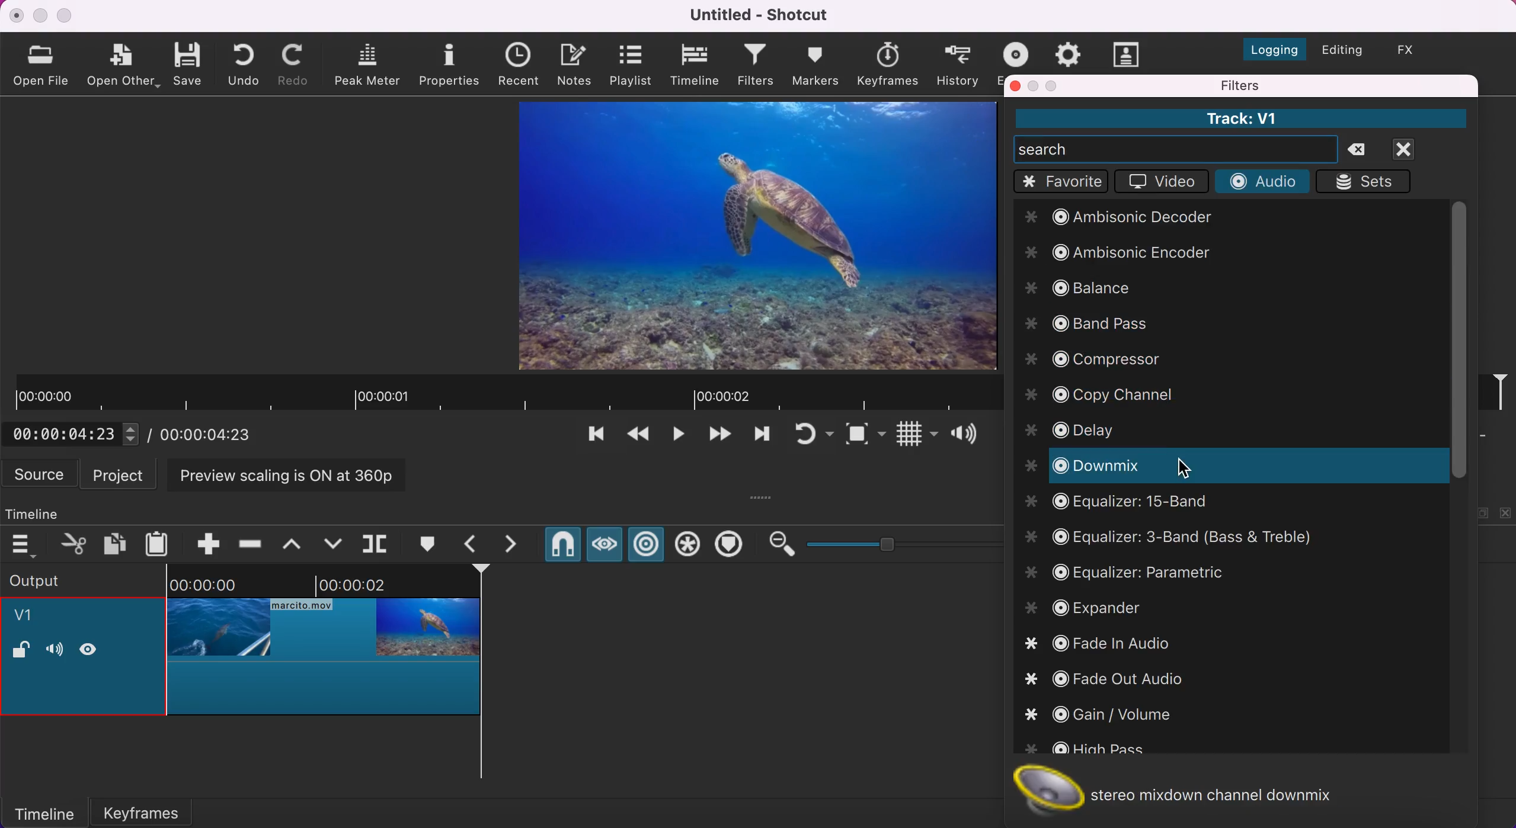 The width and height of the screenshot is (1516, 828). I want to click on exort, so click(1019, 52).